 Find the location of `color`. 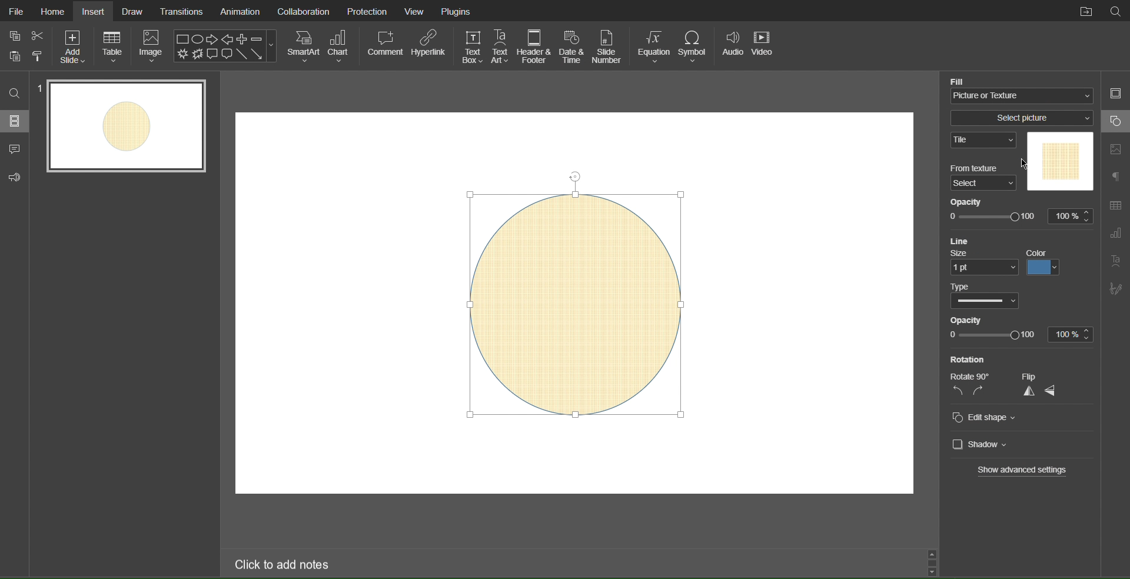

color is located at coordinates (1035, 251).